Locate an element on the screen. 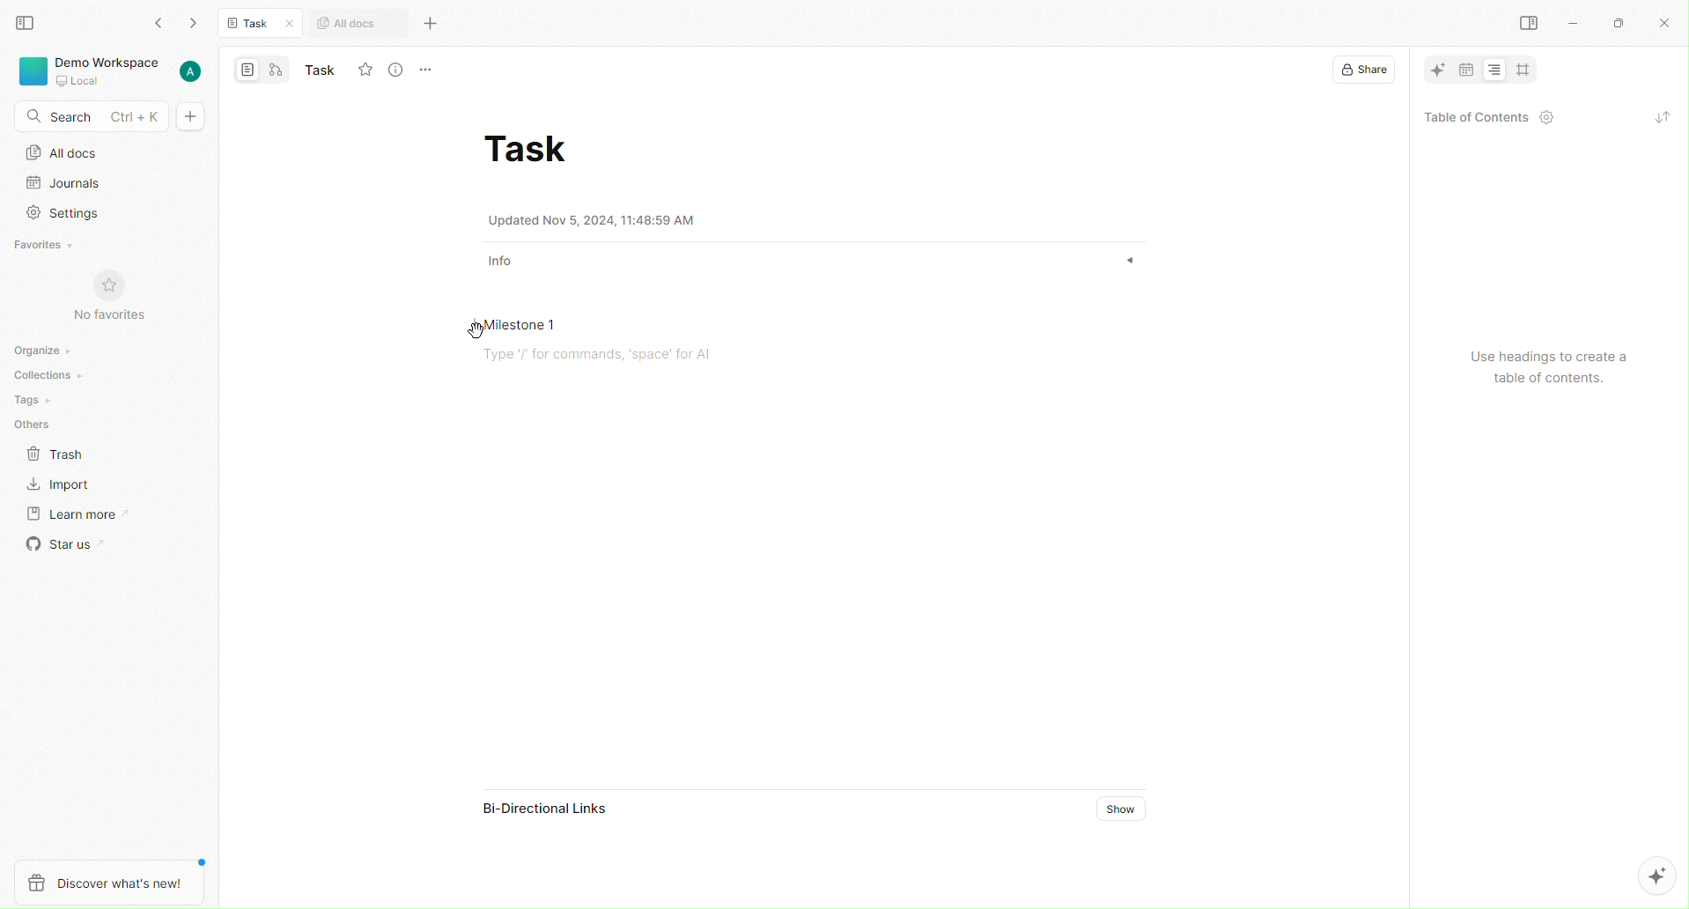 The image size is (1689, 909). Others is located at coordinates (36, 426).